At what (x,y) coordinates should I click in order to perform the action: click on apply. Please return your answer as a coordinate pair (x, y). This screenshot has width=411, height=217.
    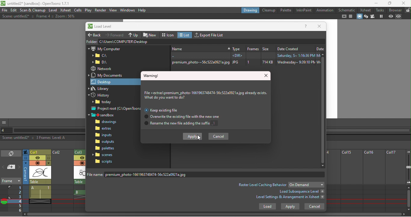
    Looking at the image, I should click on (290, 206).